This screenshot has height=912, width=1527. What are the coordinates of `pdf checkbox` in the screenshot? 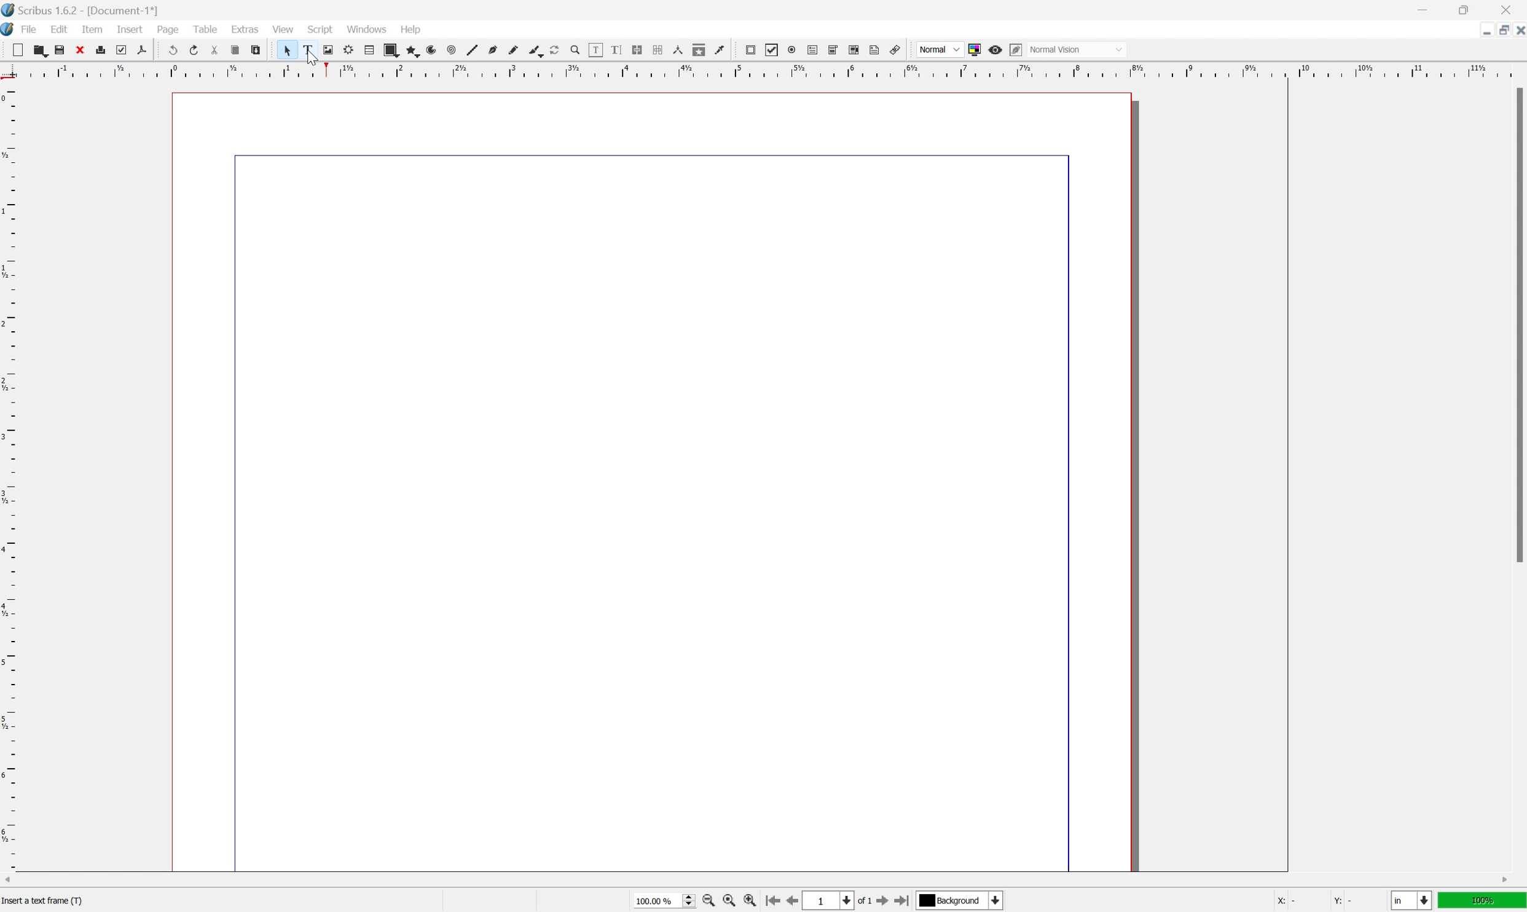 It's located at (772, 50).